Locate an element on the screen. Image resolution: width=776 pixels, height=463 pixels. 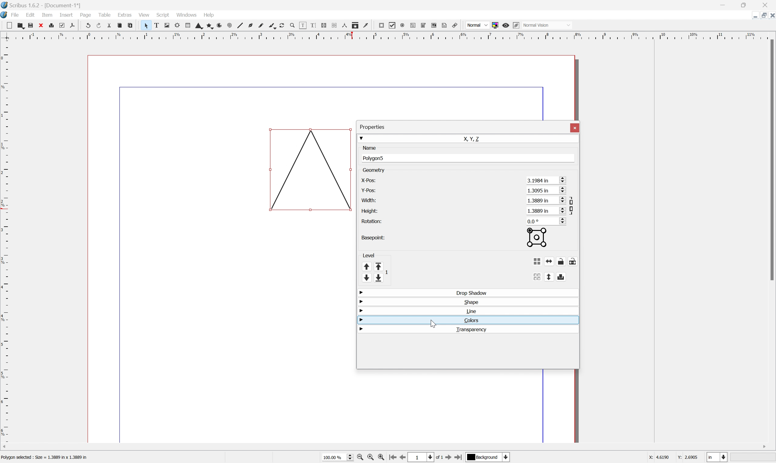
Extras is located at coordinates (125, 14).